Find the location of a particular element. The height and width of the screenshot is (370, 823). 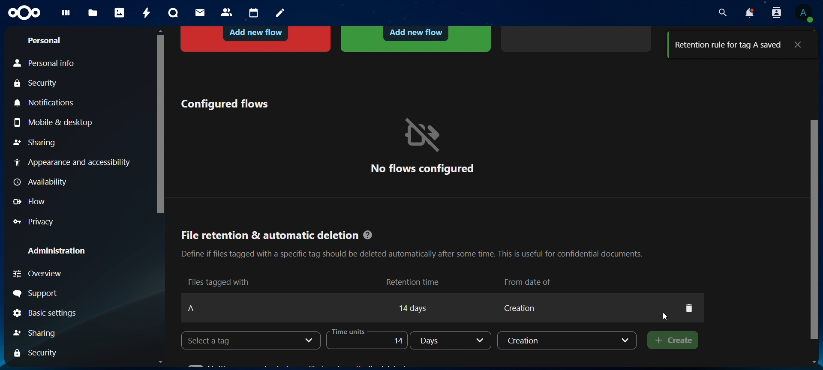

personal is located at coordinates (44, 41).